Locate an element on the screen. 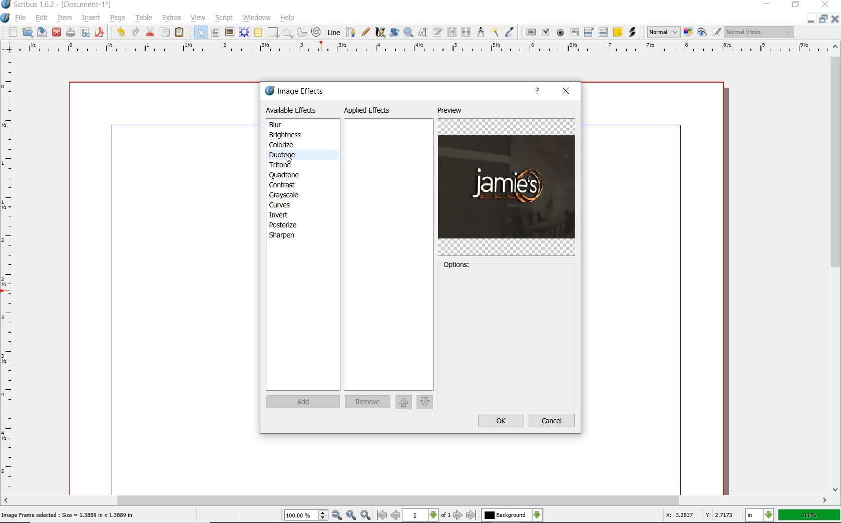  save is located at coordinates (43, 32).